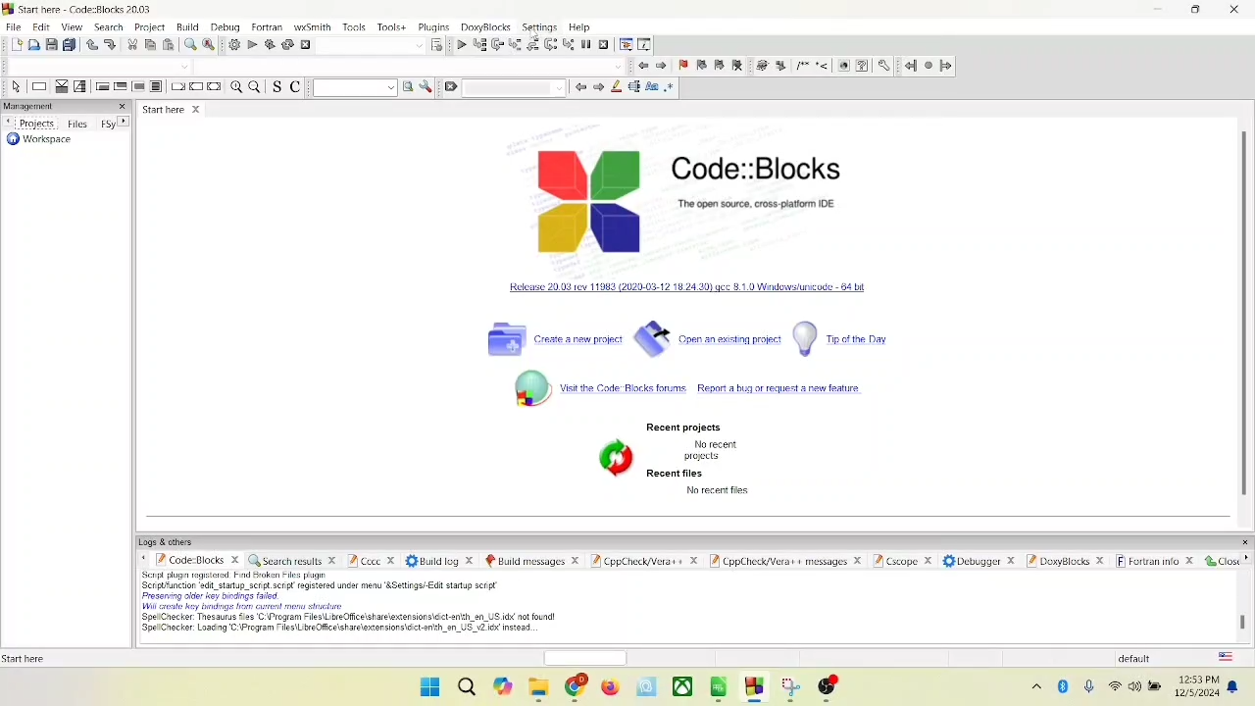 Image resolution: width=1255 pixels, height=706 pixels. Describe the element at coordinates (41, 25) in the screenshot. I see `edit` at that location.